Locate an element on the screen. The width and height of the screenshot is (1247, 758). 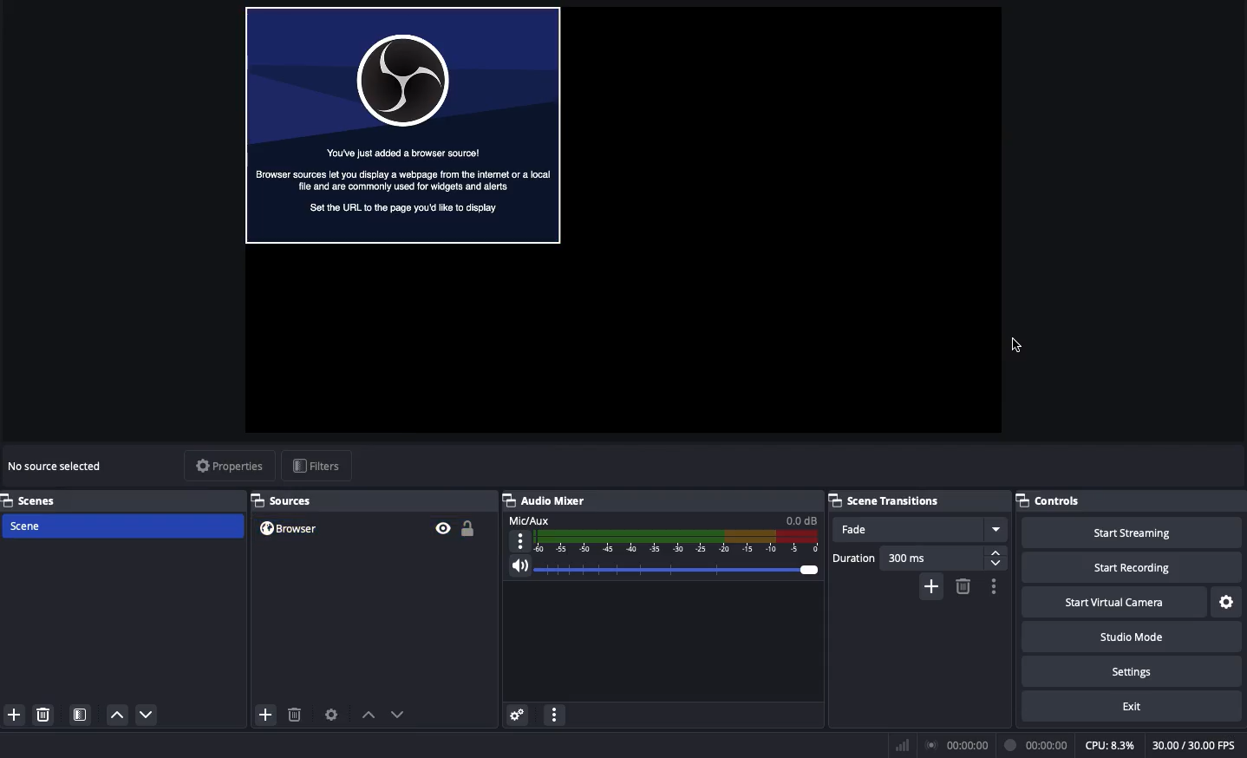
Sources is located at coordinates (288, 500).